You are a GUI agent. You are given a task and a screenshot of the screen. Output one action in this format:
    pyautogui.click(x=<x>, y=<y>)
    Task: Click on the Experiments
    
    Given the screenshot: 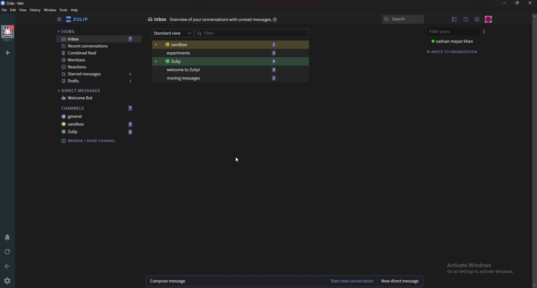 What is the action you would take?
    pyautogui.click(x=219, y=53)
    